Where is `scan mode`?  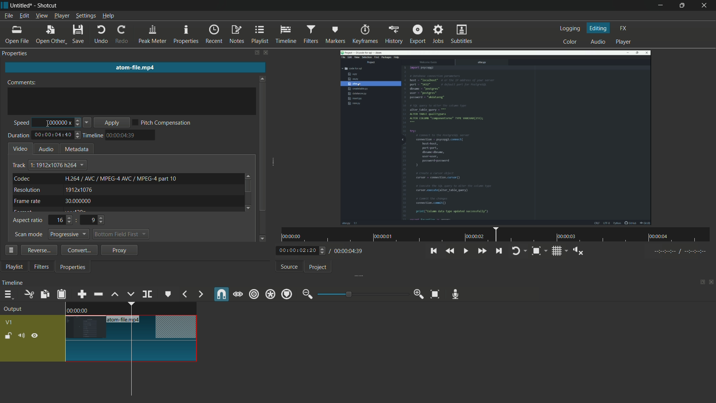
scan mode is located at coordinates (29, 235).